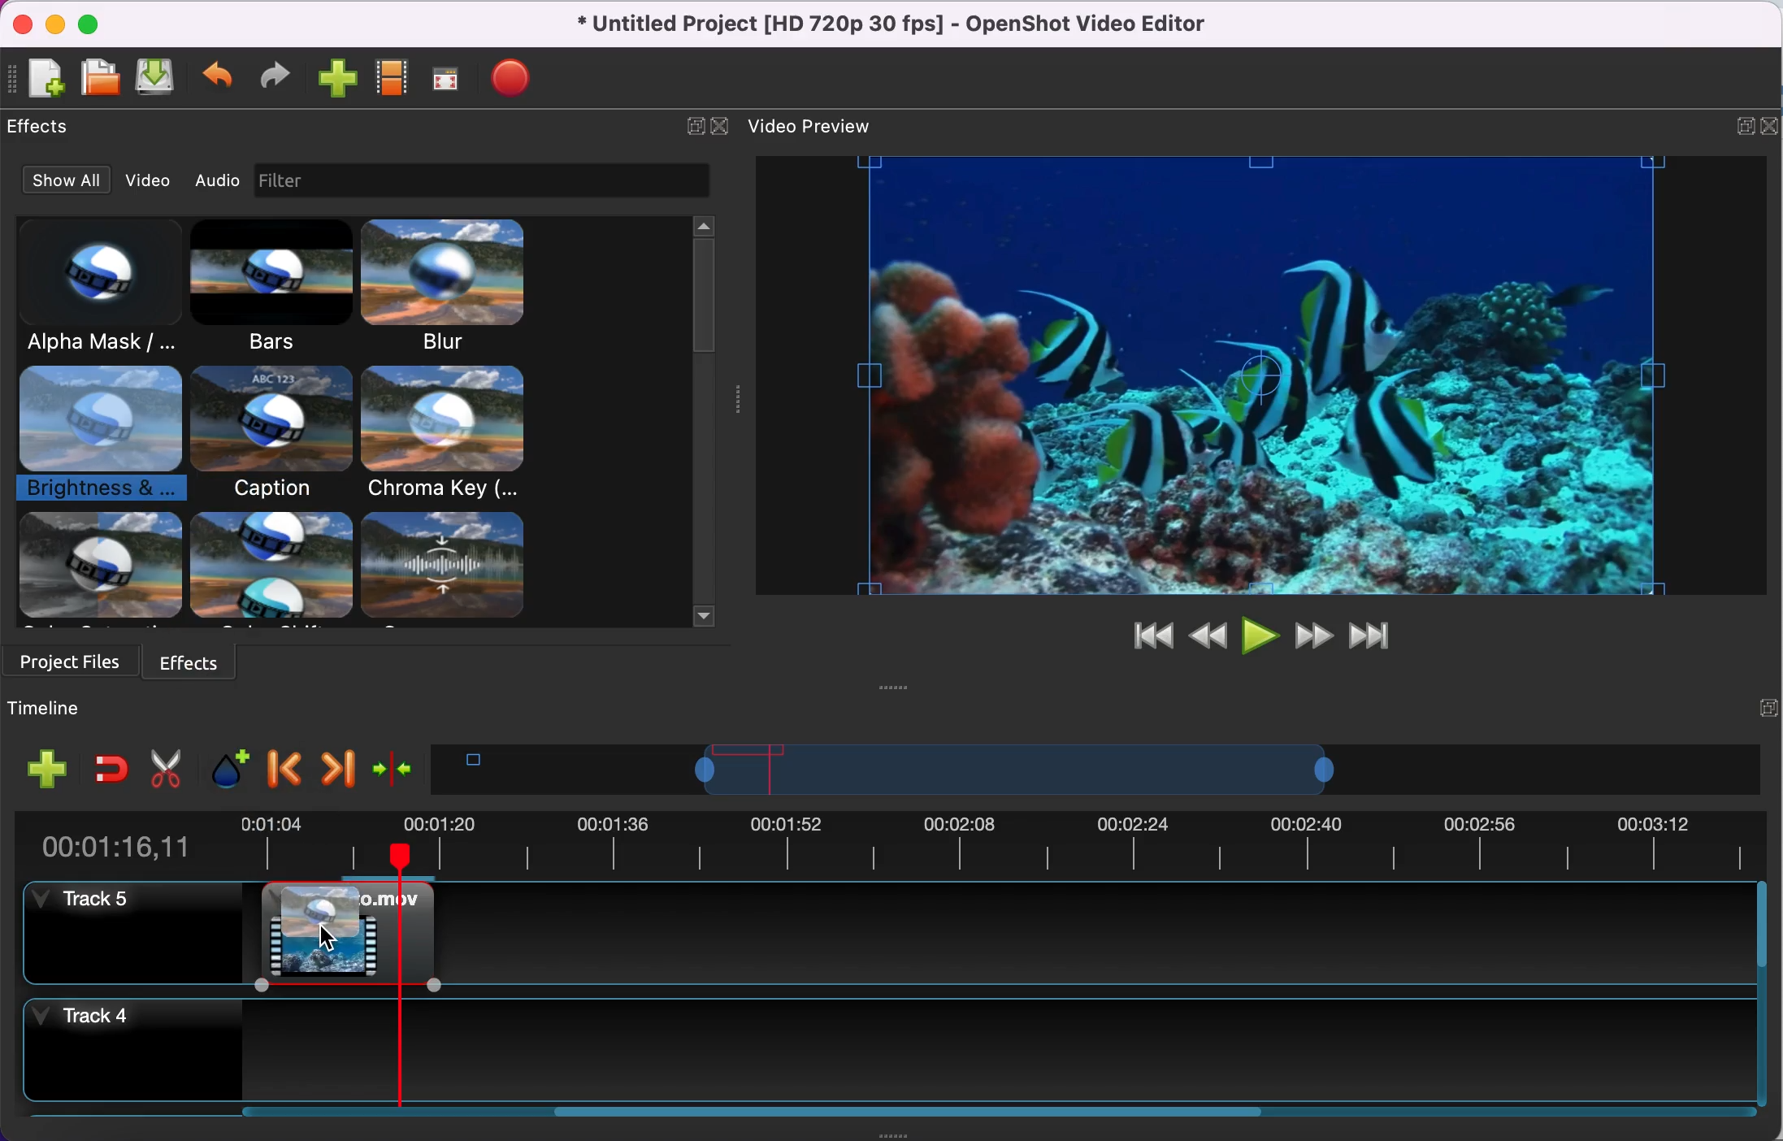 This screenshot has height=1141, width=1783. Describe the element at coordinates (283, 766) in the screenshot. I see `previous marker` at that location.